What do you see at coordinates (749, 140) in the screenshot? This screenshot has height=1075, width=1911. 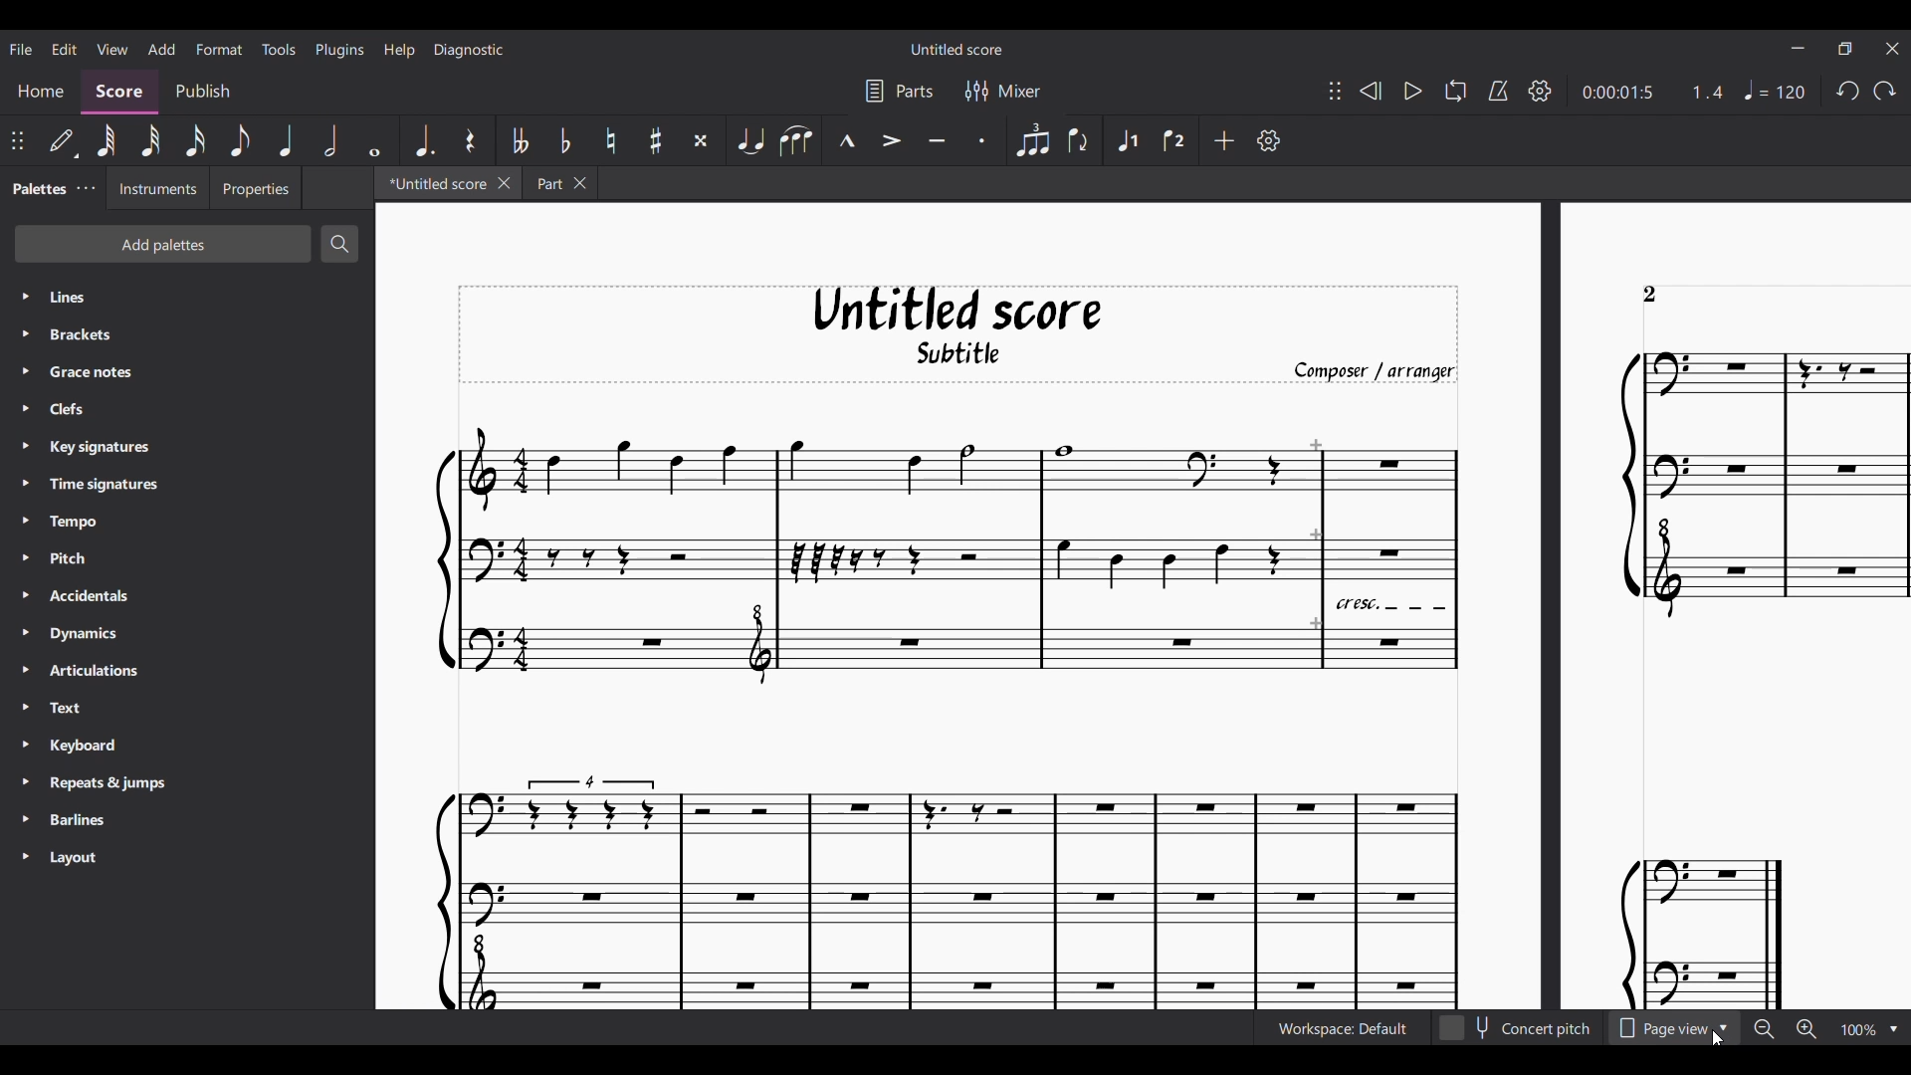 I see `Tie` at bounding box center [749, 140].